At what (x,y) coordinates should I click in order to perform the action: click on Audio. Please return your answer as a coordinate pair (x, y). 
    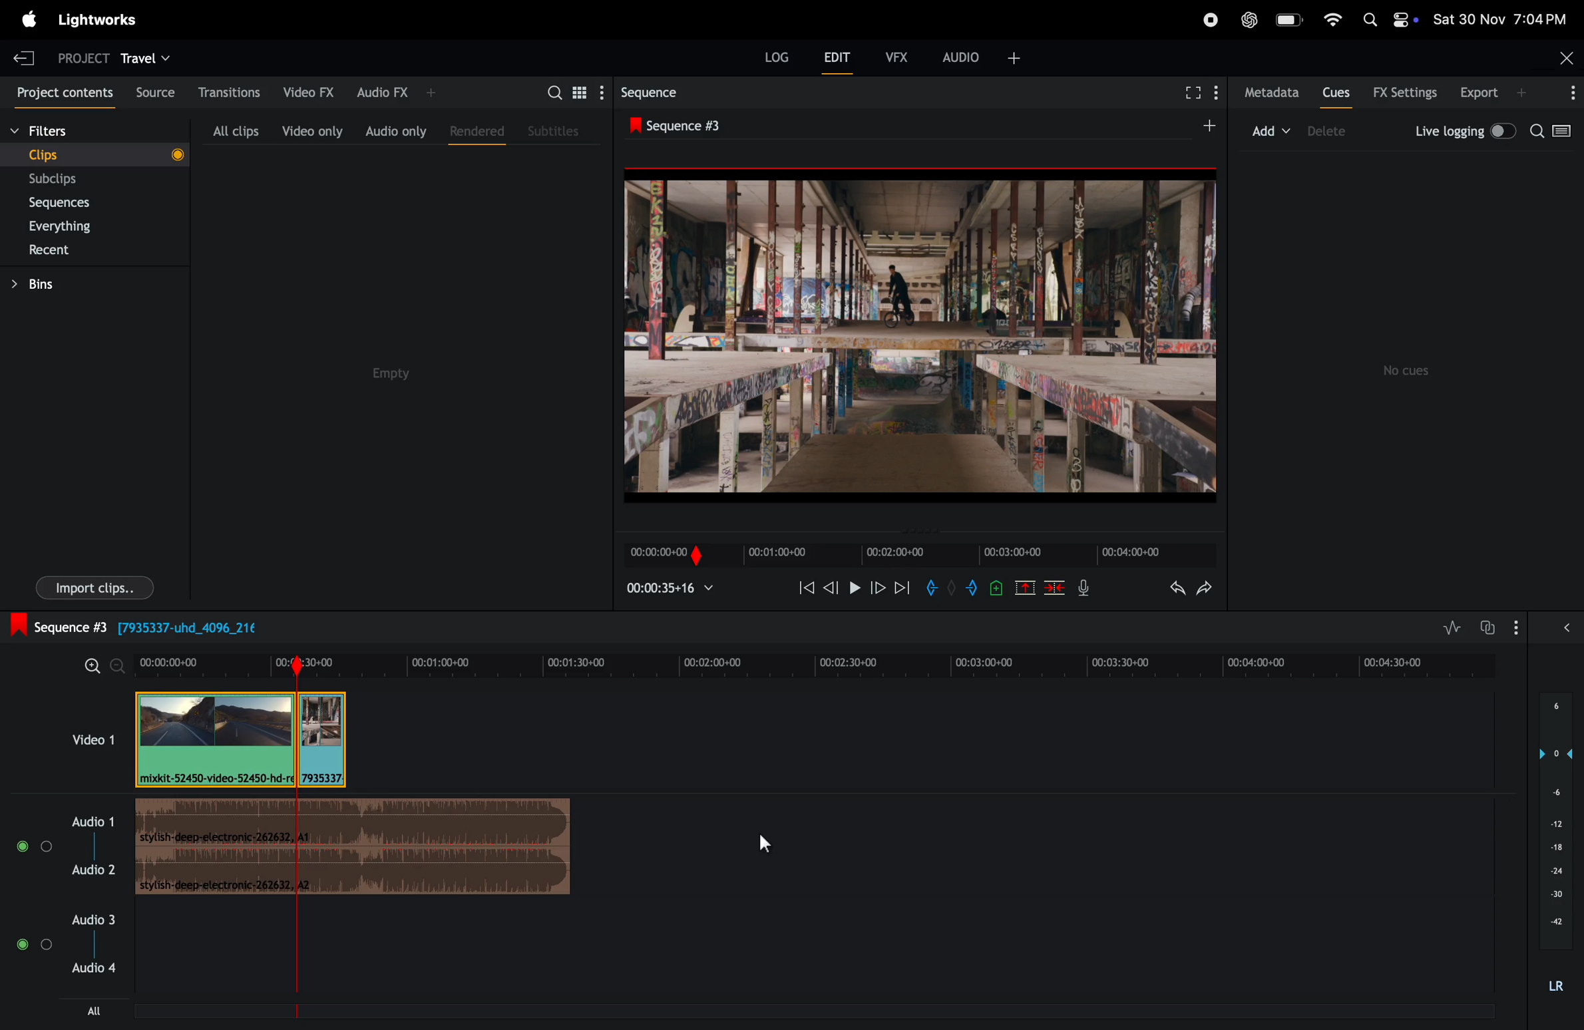
    Looking at the image, I should click on (34, 945).